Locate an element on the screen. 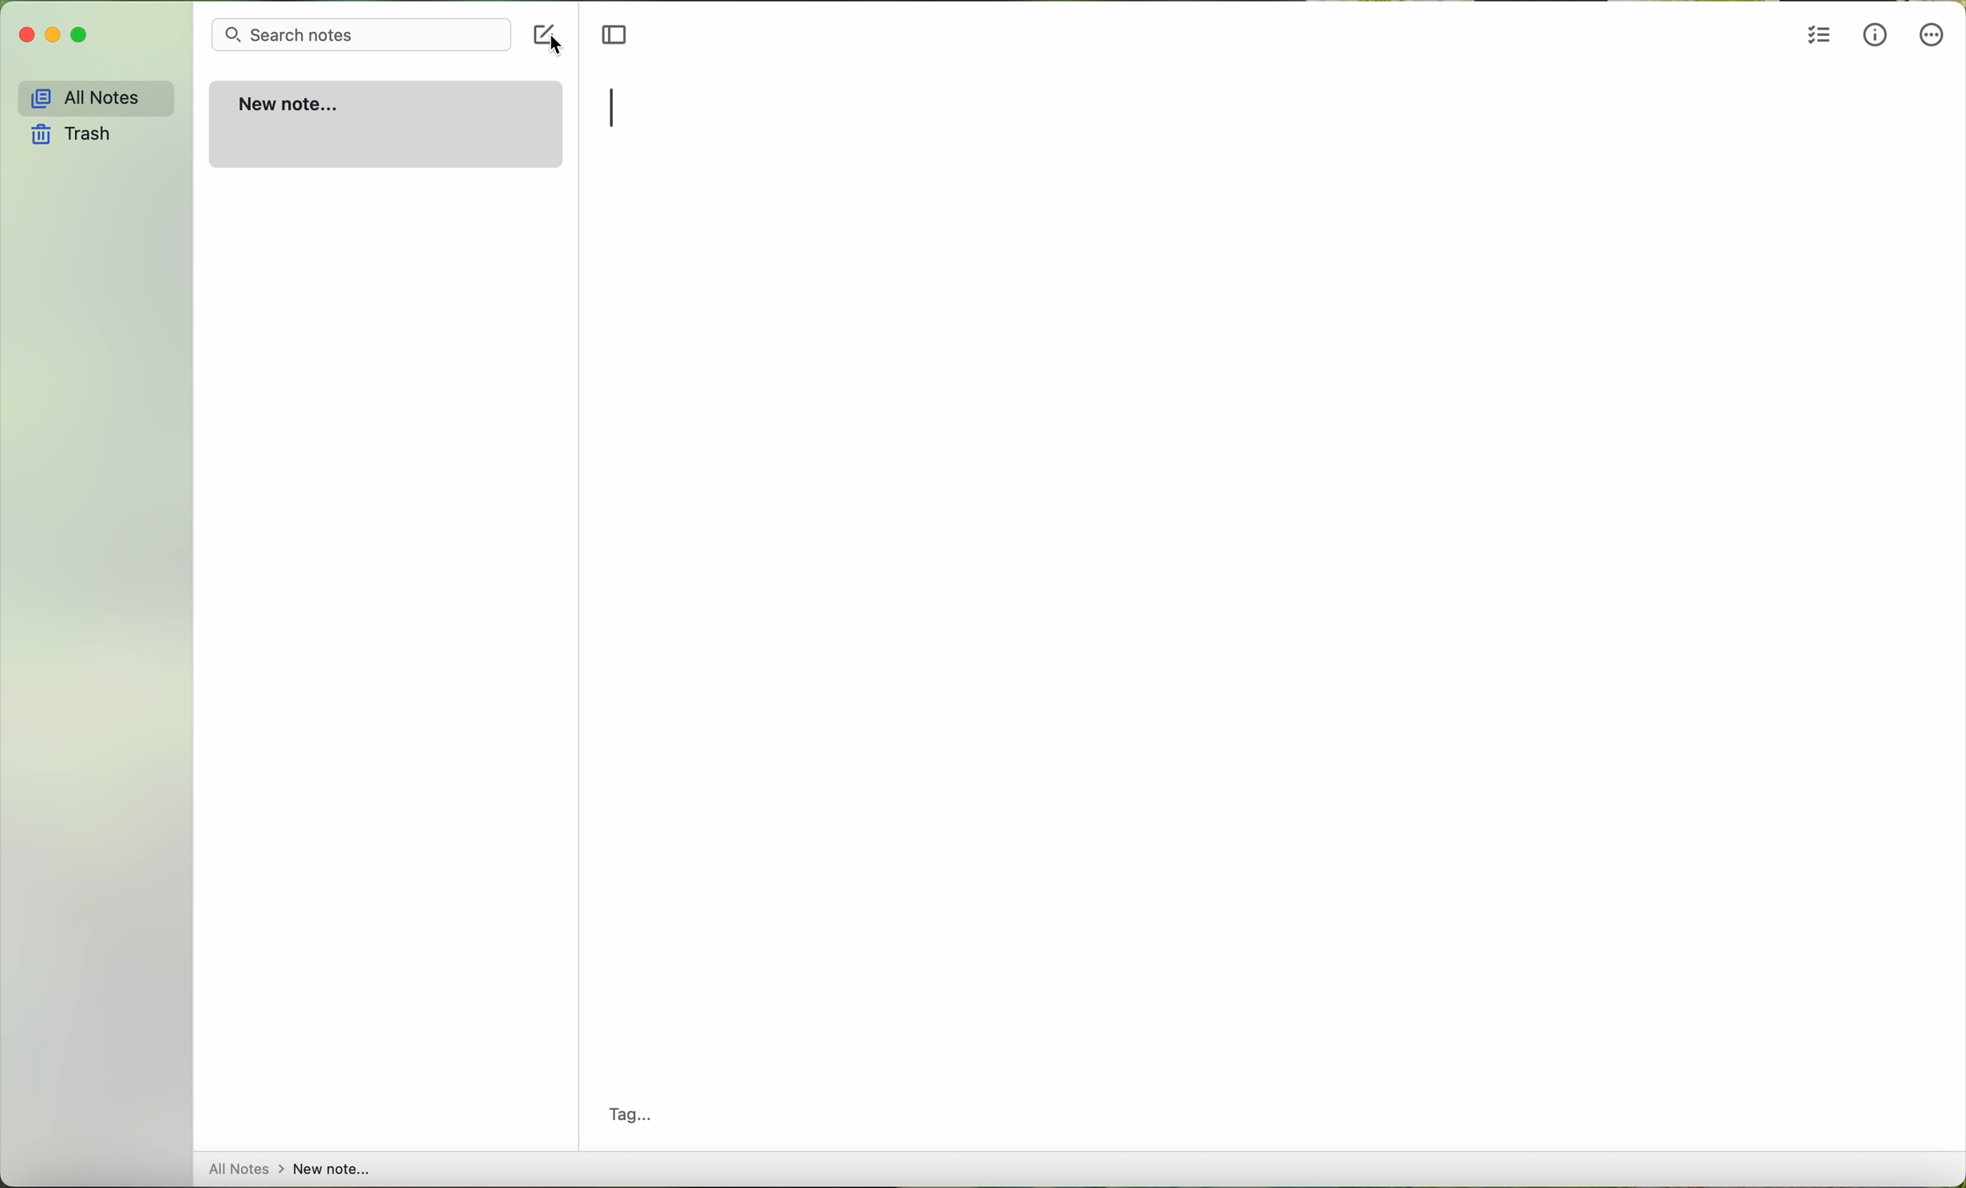 The image size is (1966, 1188). new note is located at coordinates (388, 128).